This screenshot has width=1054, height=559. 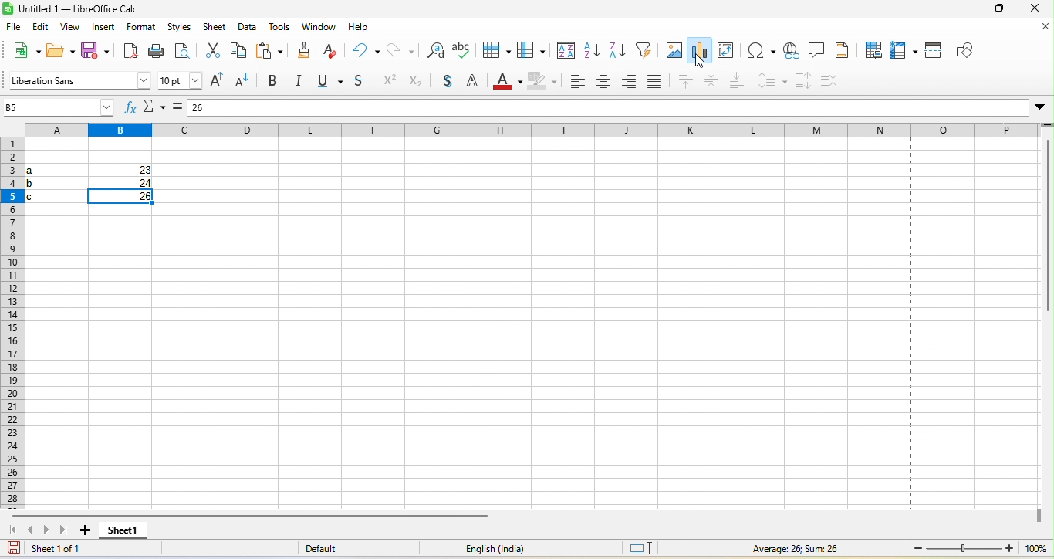 I want to click on format, so click(x=144, y=28).